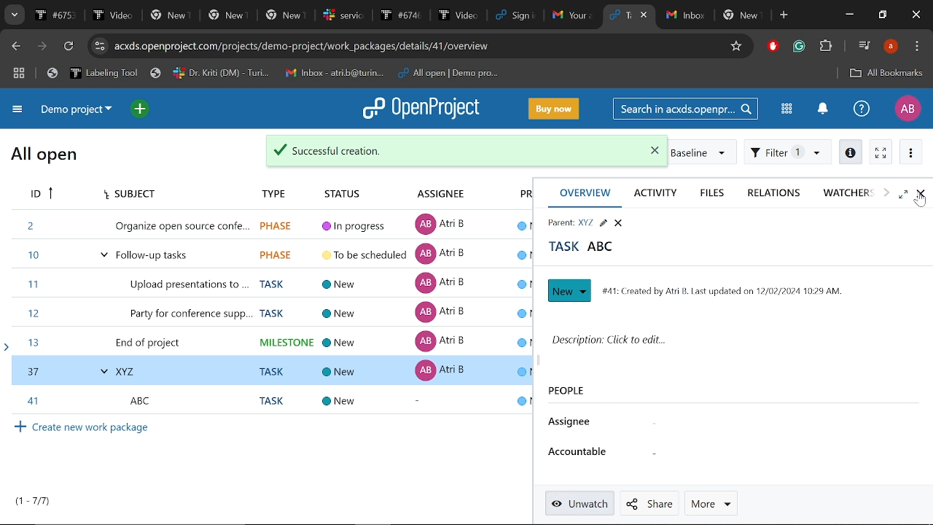  I want to click on Create work package, so click(83, 398).